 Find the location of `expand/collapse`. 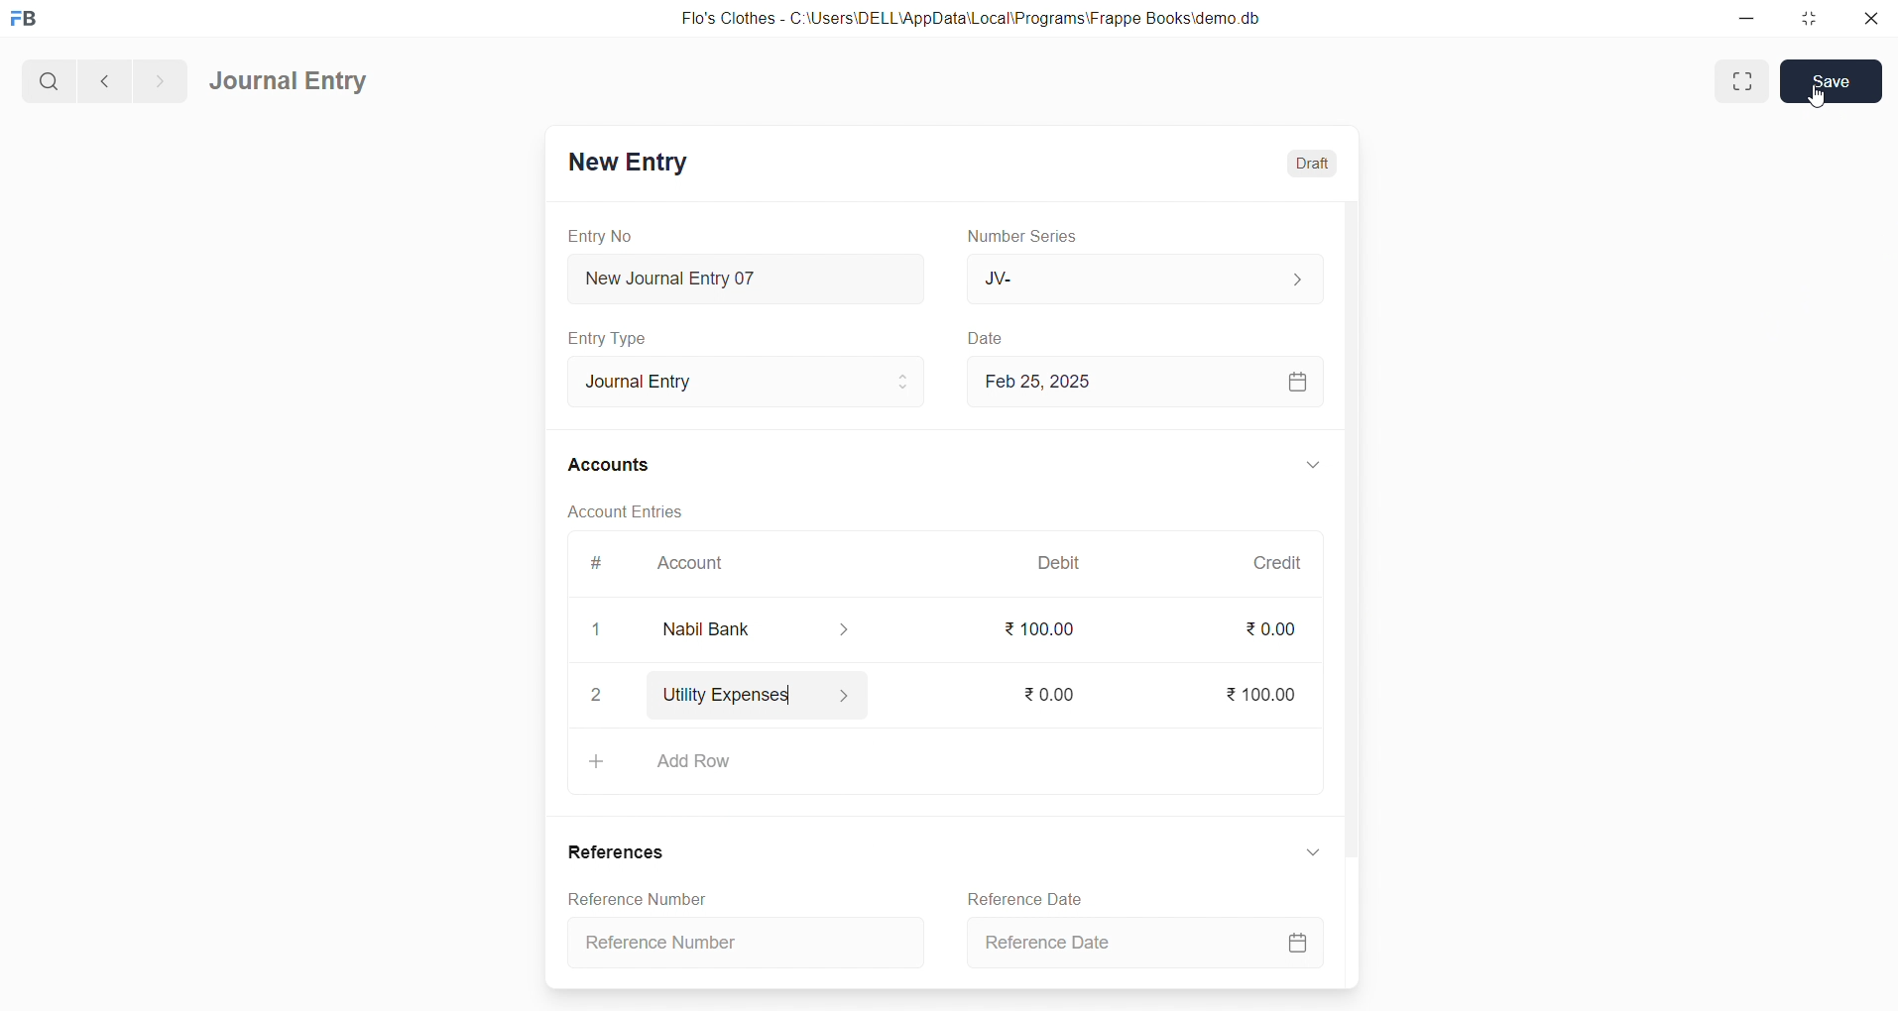

expand/collapse is located at coordinates (1306, 855).